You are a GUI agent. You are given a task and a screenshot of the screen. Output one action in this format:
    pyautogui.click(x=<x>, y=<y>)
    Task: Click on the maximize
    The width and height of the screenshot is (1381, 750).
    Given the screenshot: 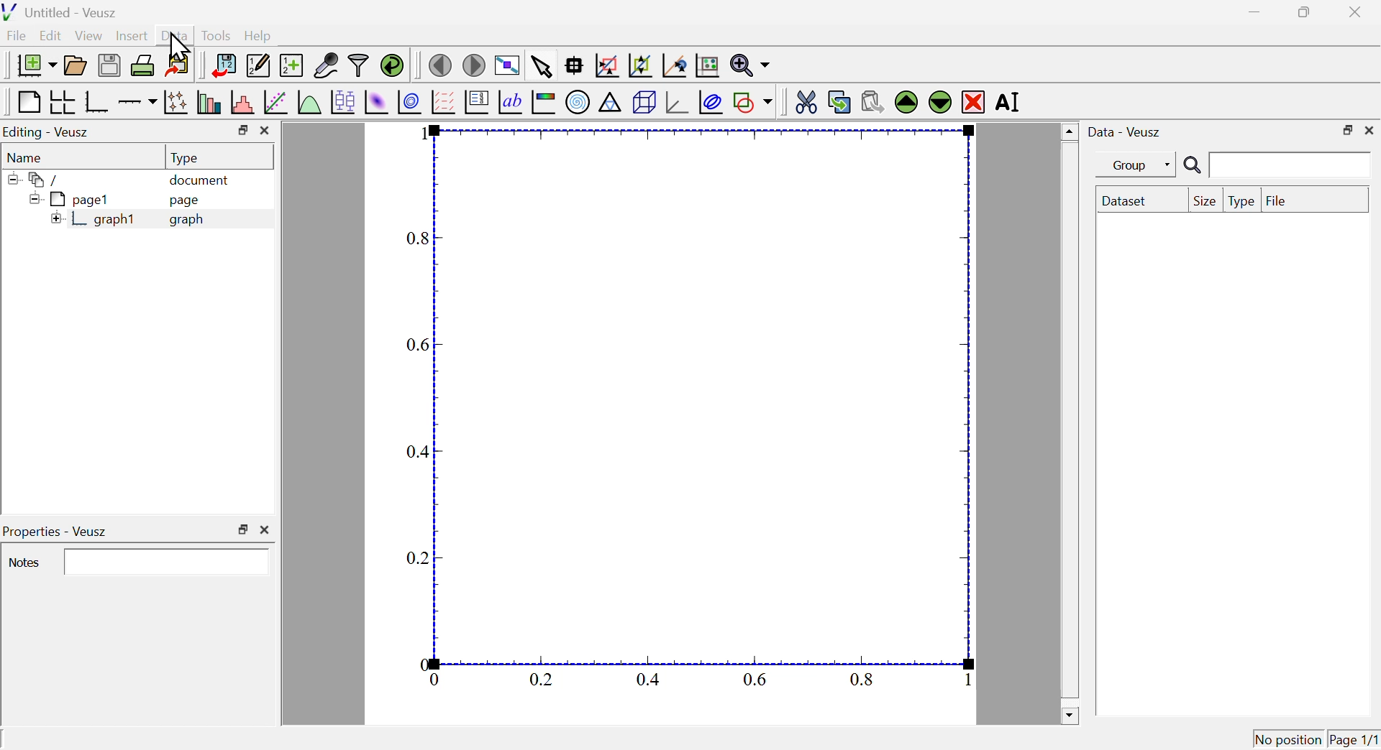 What is the action you would take?
    pyautogui.click(x=242, y=529)
    